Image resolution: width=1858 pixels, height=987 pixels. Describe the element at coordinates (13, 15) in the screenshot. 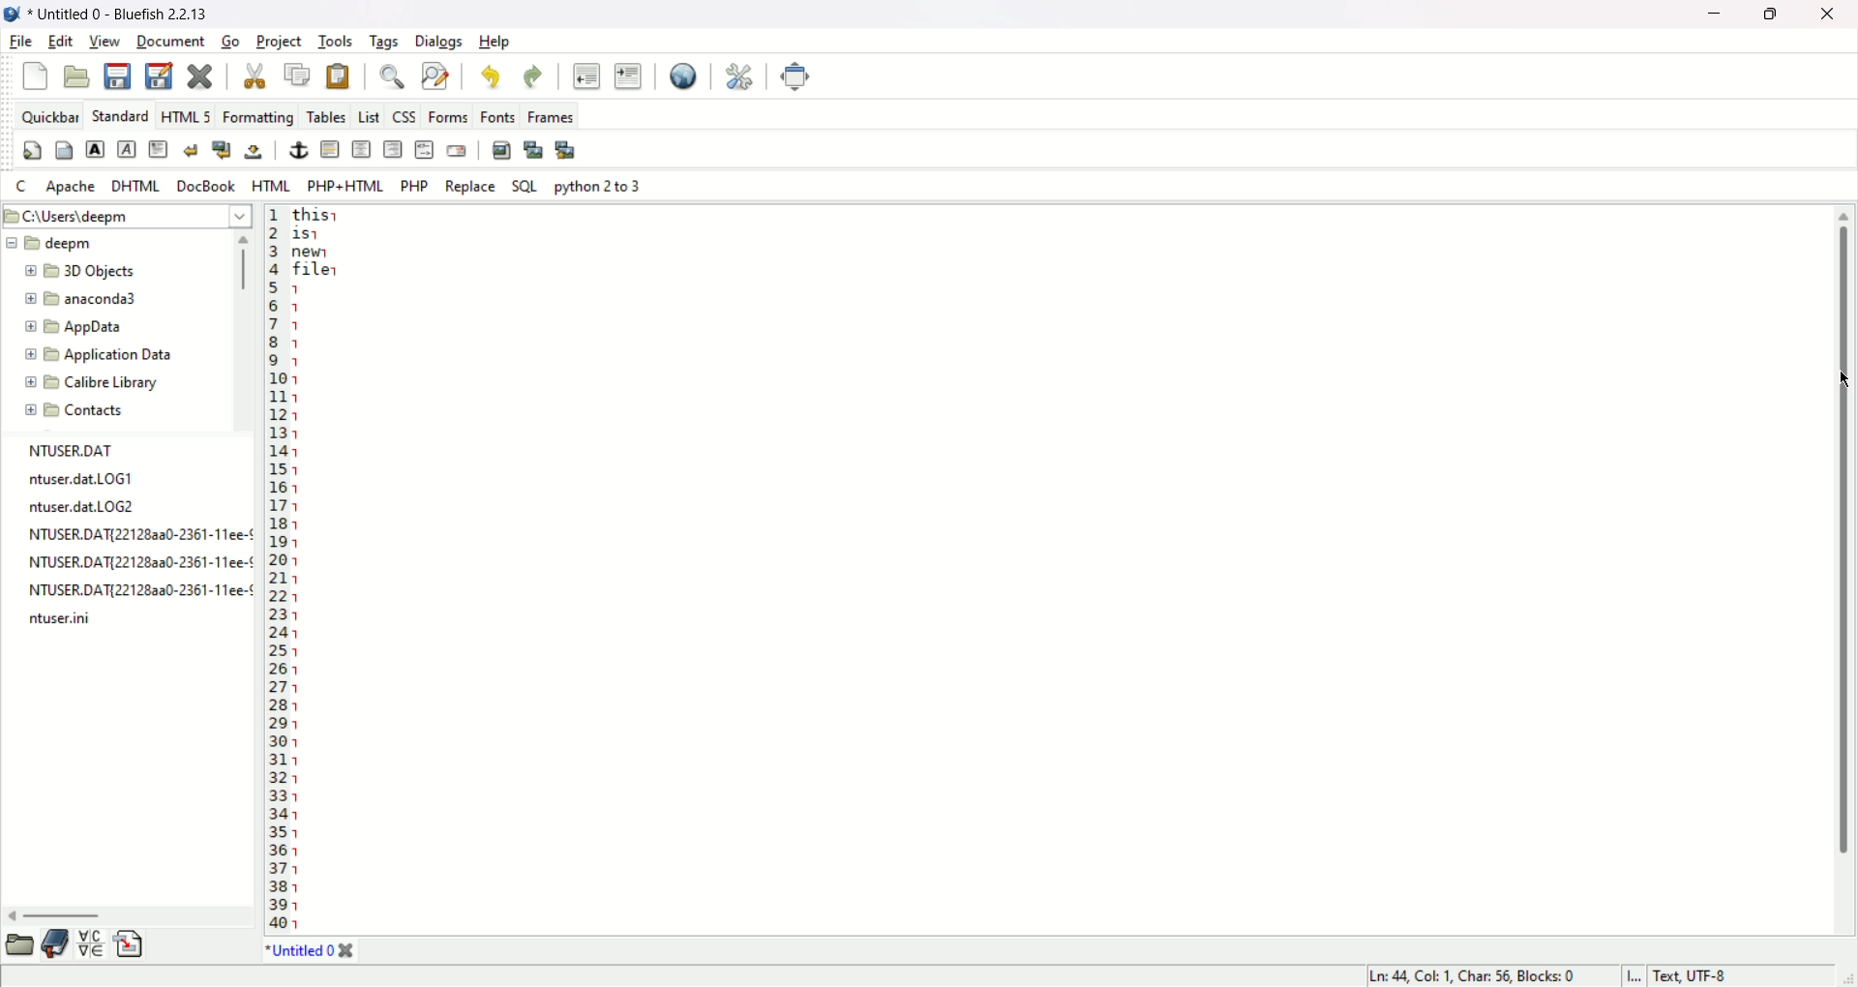

I see `application icon` at that location.